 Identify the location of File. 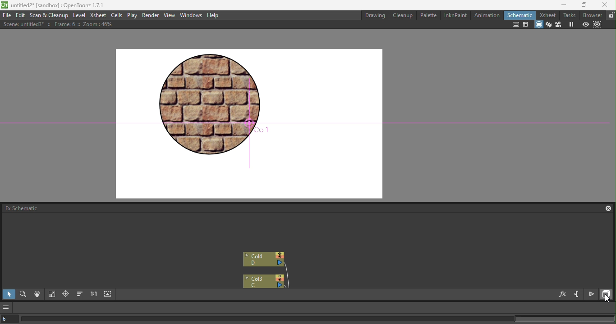
(7, 16).